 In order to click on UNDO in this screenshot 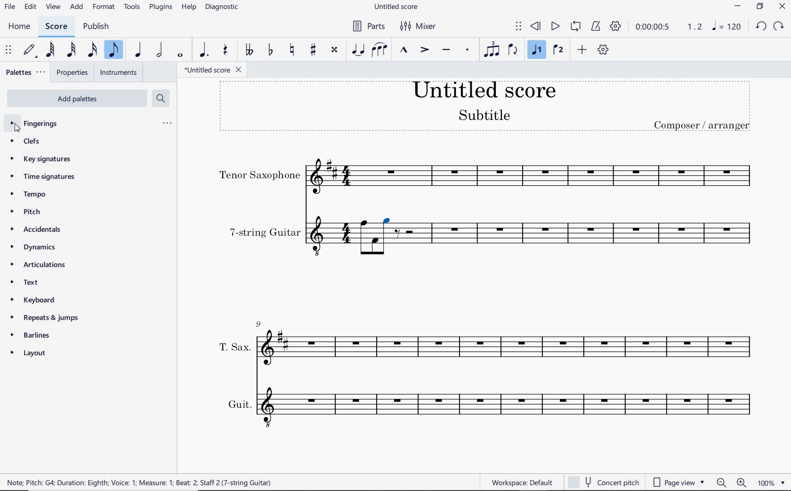, I will do `click(761, 26)`.